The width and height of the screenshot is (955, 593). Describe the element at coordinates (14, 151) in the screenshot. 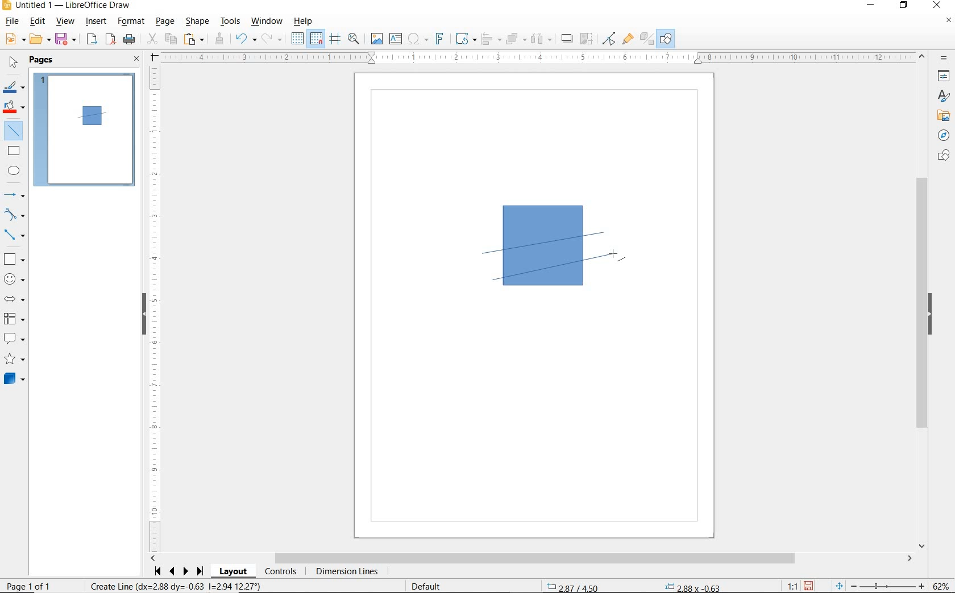

I see `RECTANGLE` at that location.